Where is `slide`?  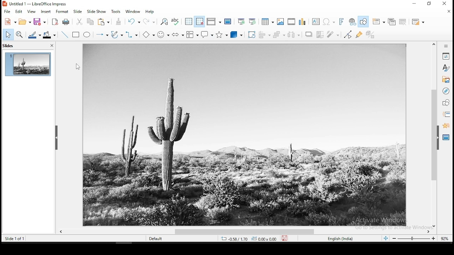
slide is located at coordinates (28, 64).